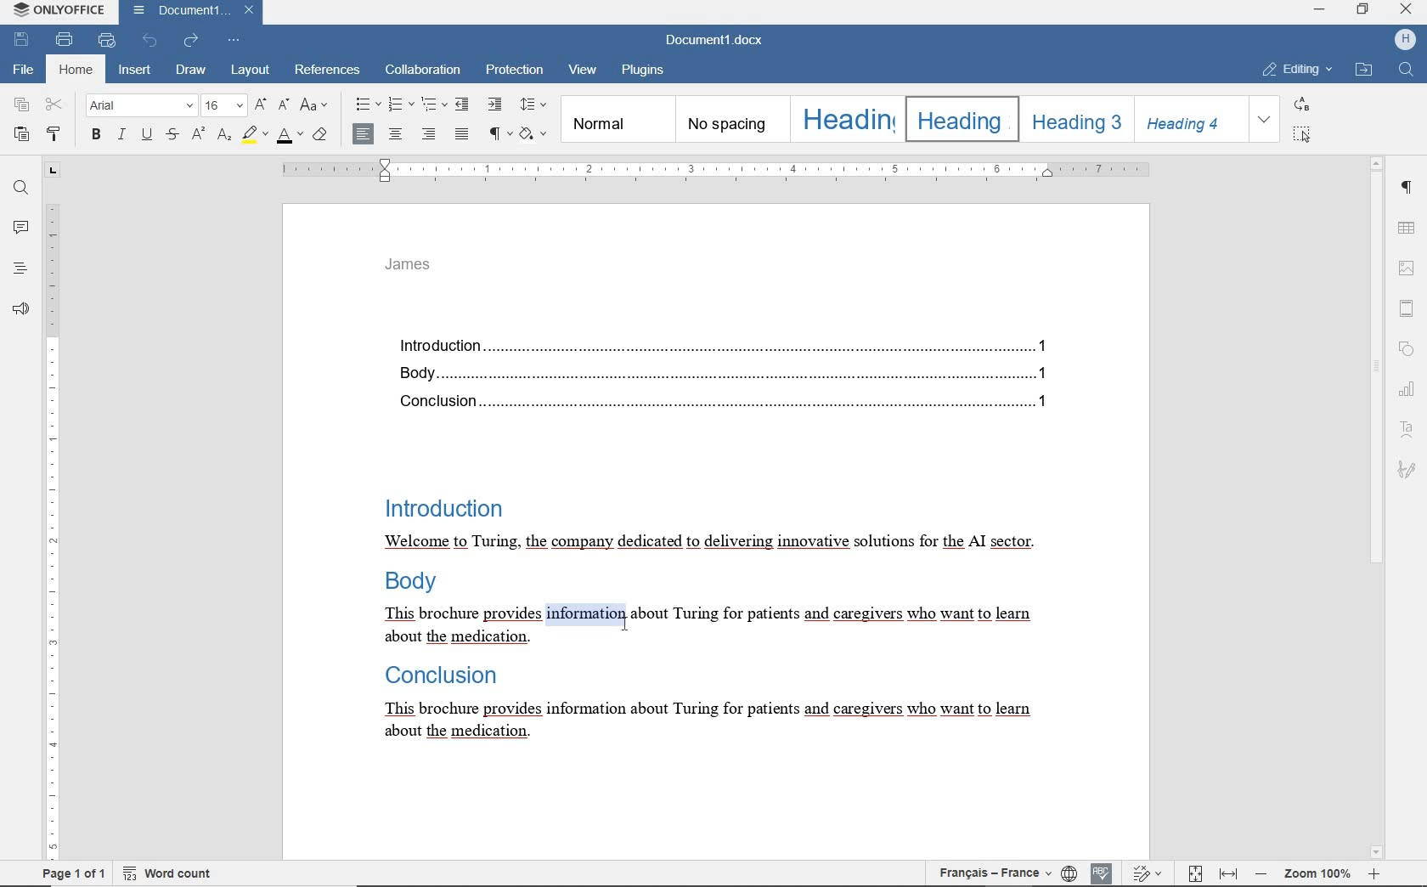 This screenshot has width=1427, height=887. I want to click on RULER, so click(50, 511).